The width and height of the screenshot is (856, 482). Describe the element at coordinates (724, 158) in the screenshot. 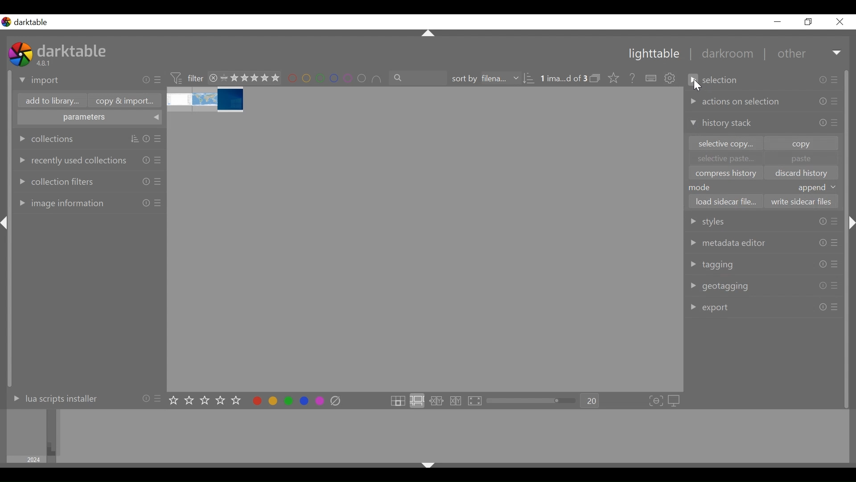

I see `selective paste` at that location.